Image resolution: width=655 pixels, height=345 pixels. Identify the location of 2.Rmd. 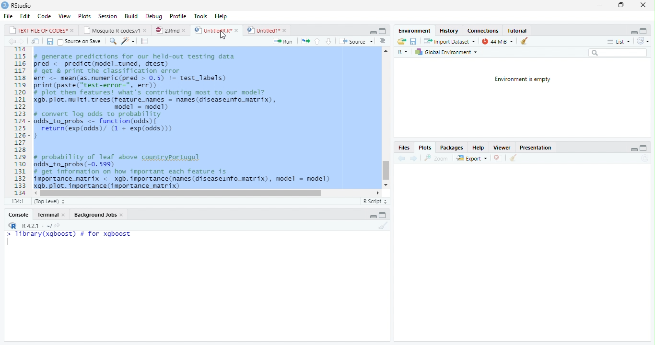
(171, 30).